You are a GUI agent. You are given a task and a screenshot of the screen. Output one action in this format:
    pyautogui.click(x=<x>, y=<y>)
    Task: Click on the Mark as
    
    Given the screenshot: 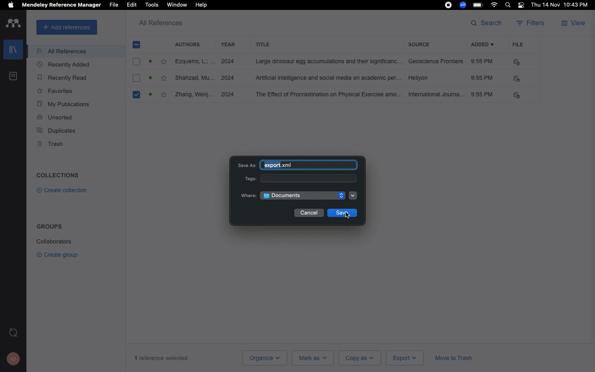 What is the action you would take?
    pyautogui.click(x=313, y=358)
    